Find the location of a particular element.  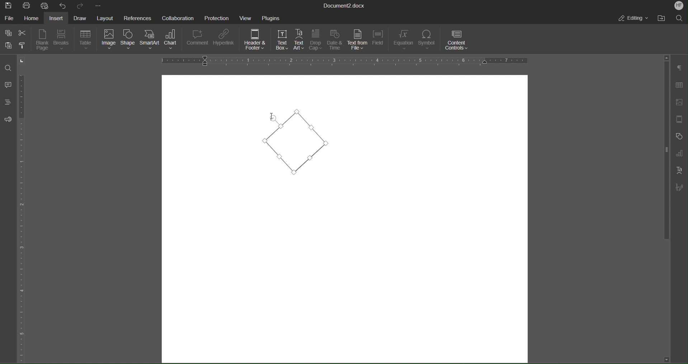

Protection is located at coordinates (217, 17).